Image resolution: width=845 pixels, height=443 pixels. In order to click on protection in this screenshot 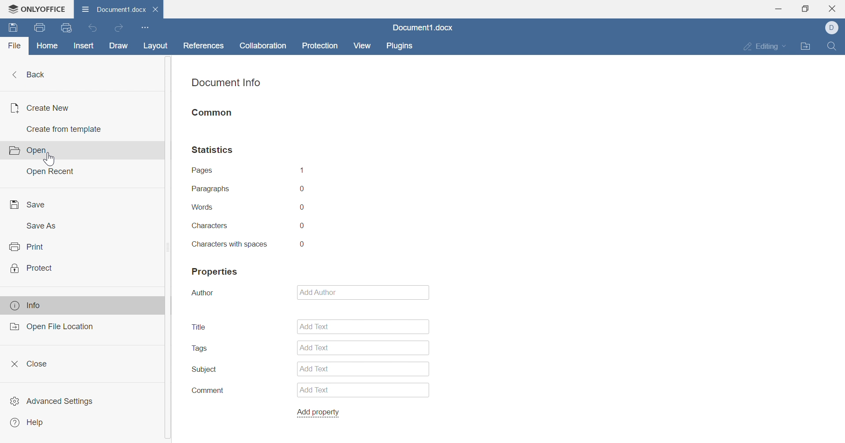, I will do `click(319, 48)`.